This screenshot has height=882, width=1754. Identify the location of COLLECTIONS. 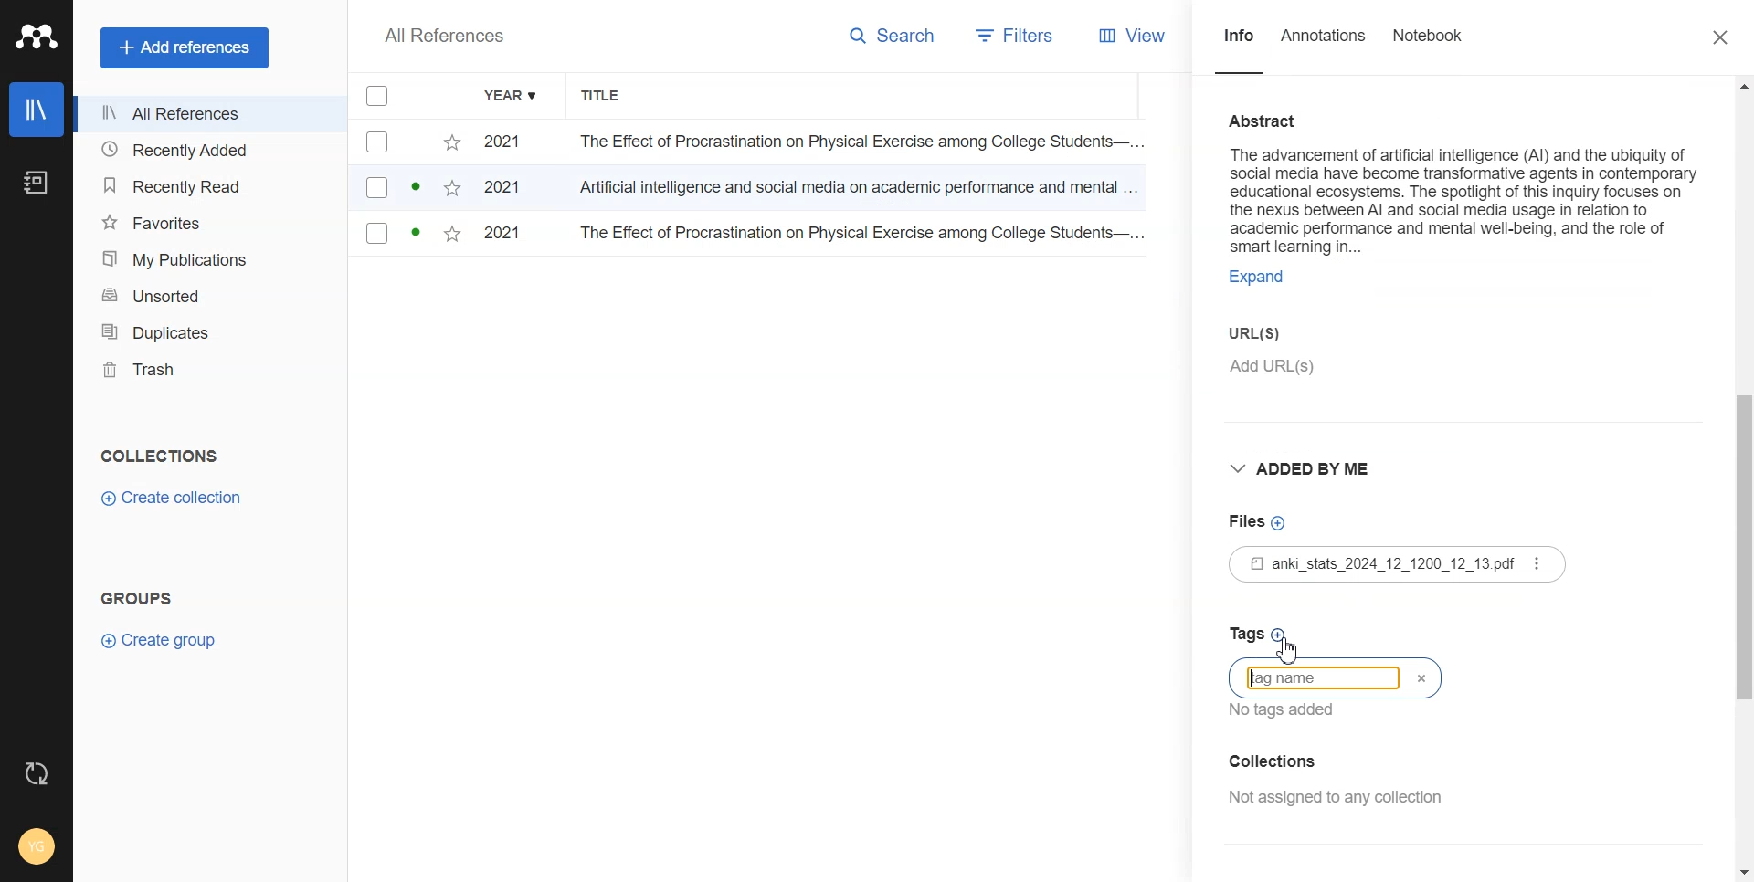
(164, 456).